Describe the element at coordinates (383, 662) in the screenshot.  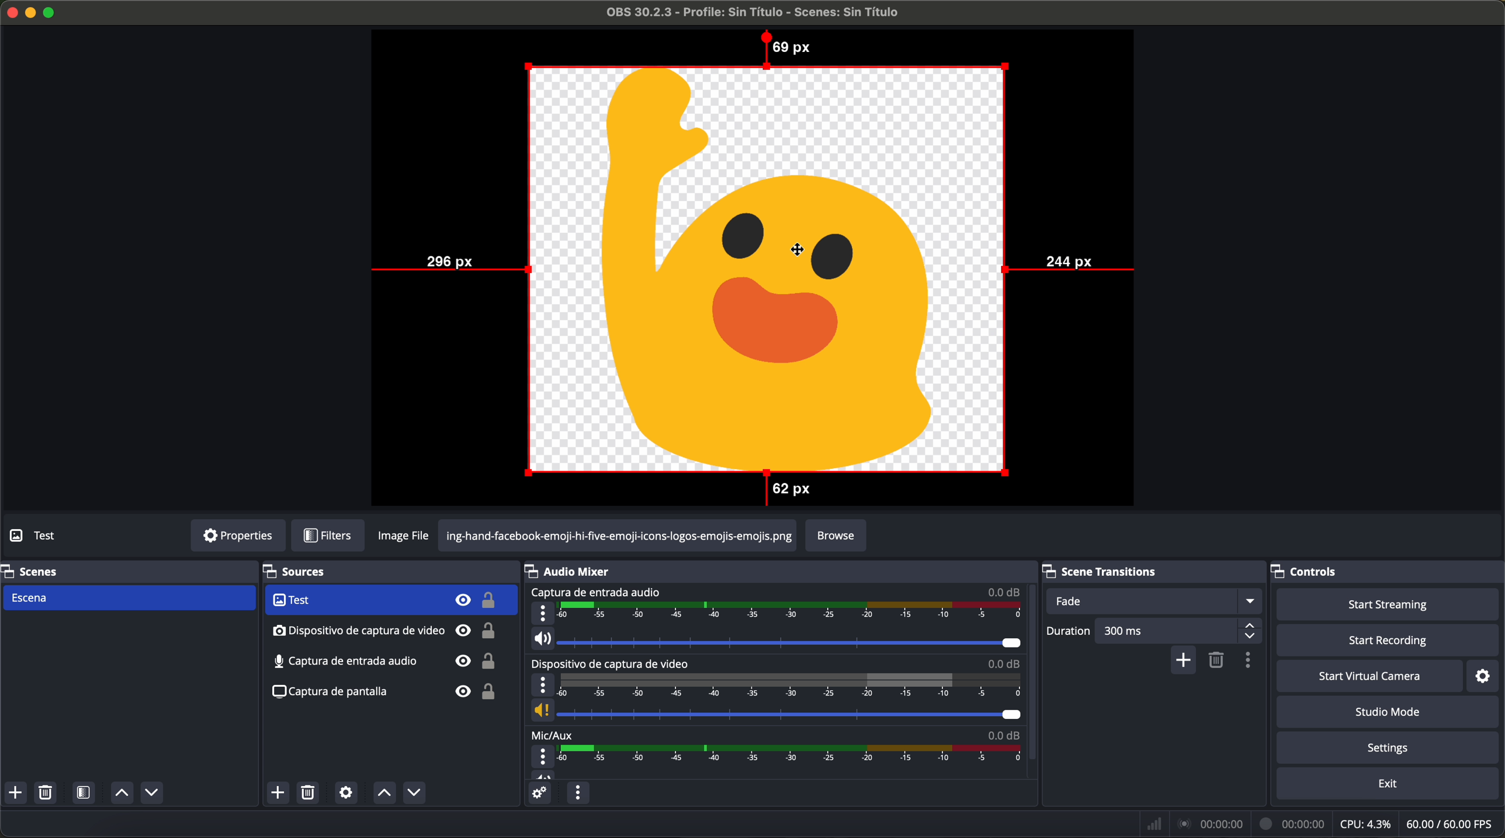
I see `screenshot` at that location.